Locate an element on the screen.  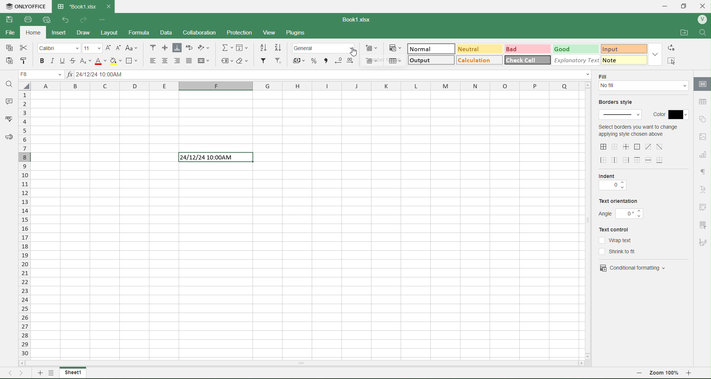
Italic is located at coordinates (52, 60).